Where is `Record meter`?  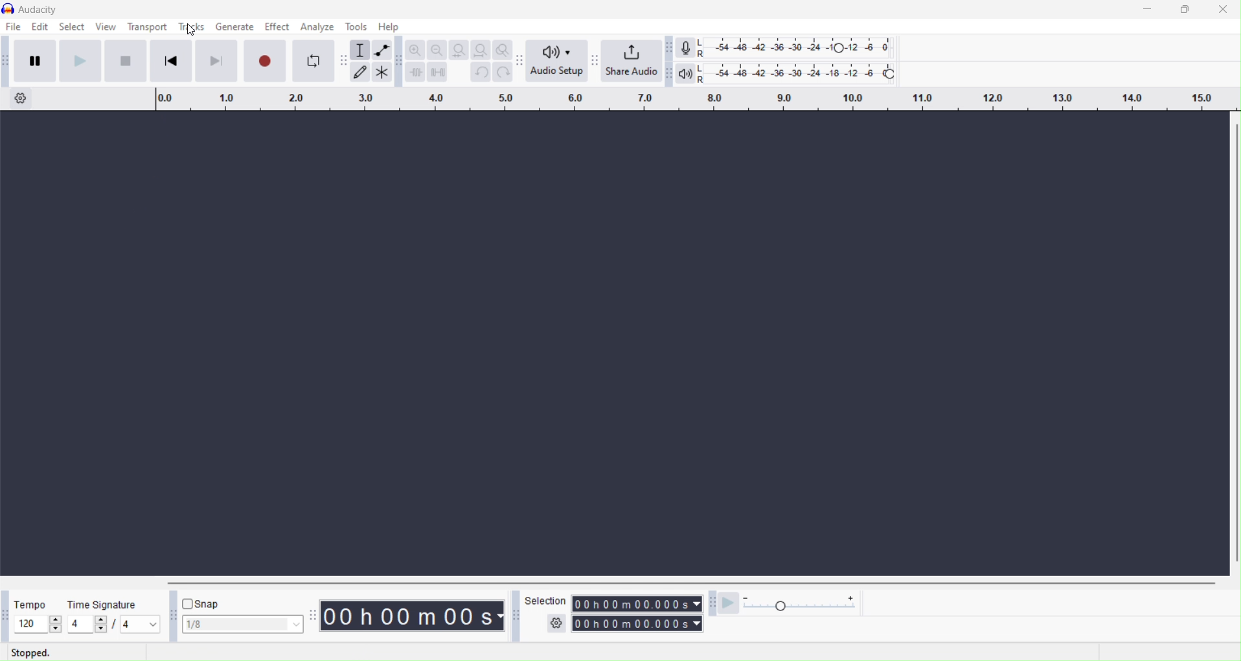
Record meter is located at coordinates (687, 47).